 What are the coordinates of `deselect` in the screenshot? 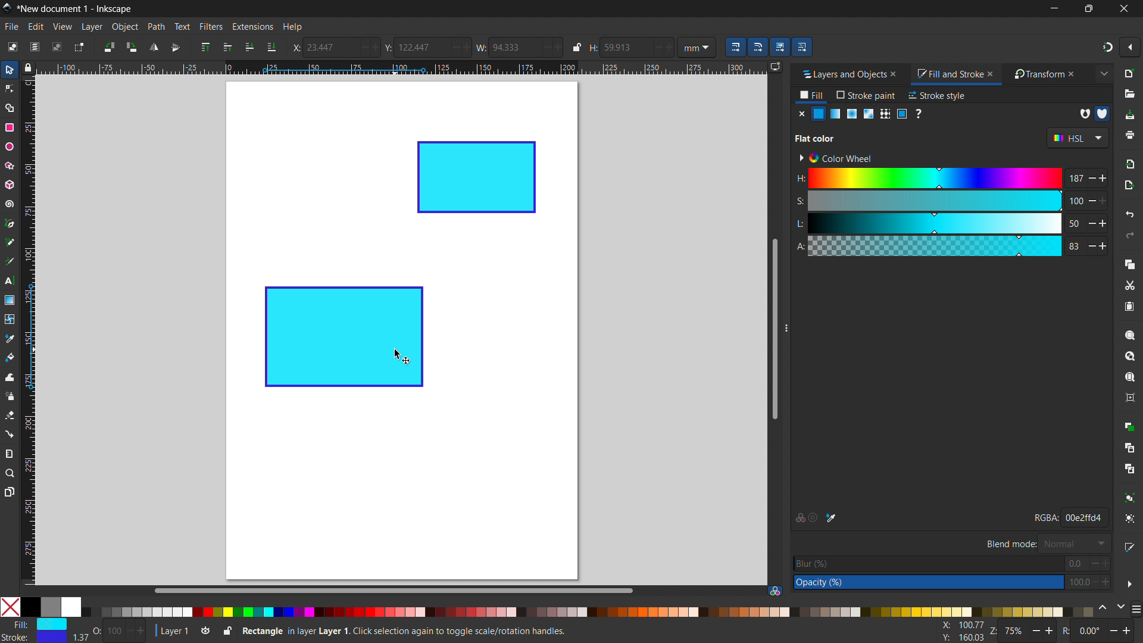 It's located at (57, 46).